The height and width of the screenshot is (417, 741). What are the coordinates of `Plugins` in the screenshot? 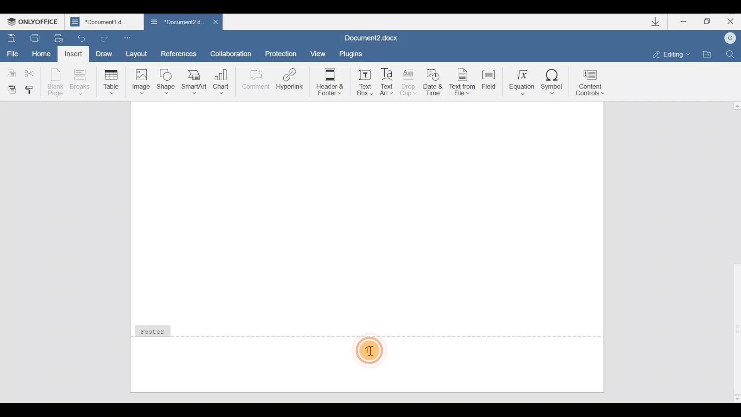 It's located at (357, 53).